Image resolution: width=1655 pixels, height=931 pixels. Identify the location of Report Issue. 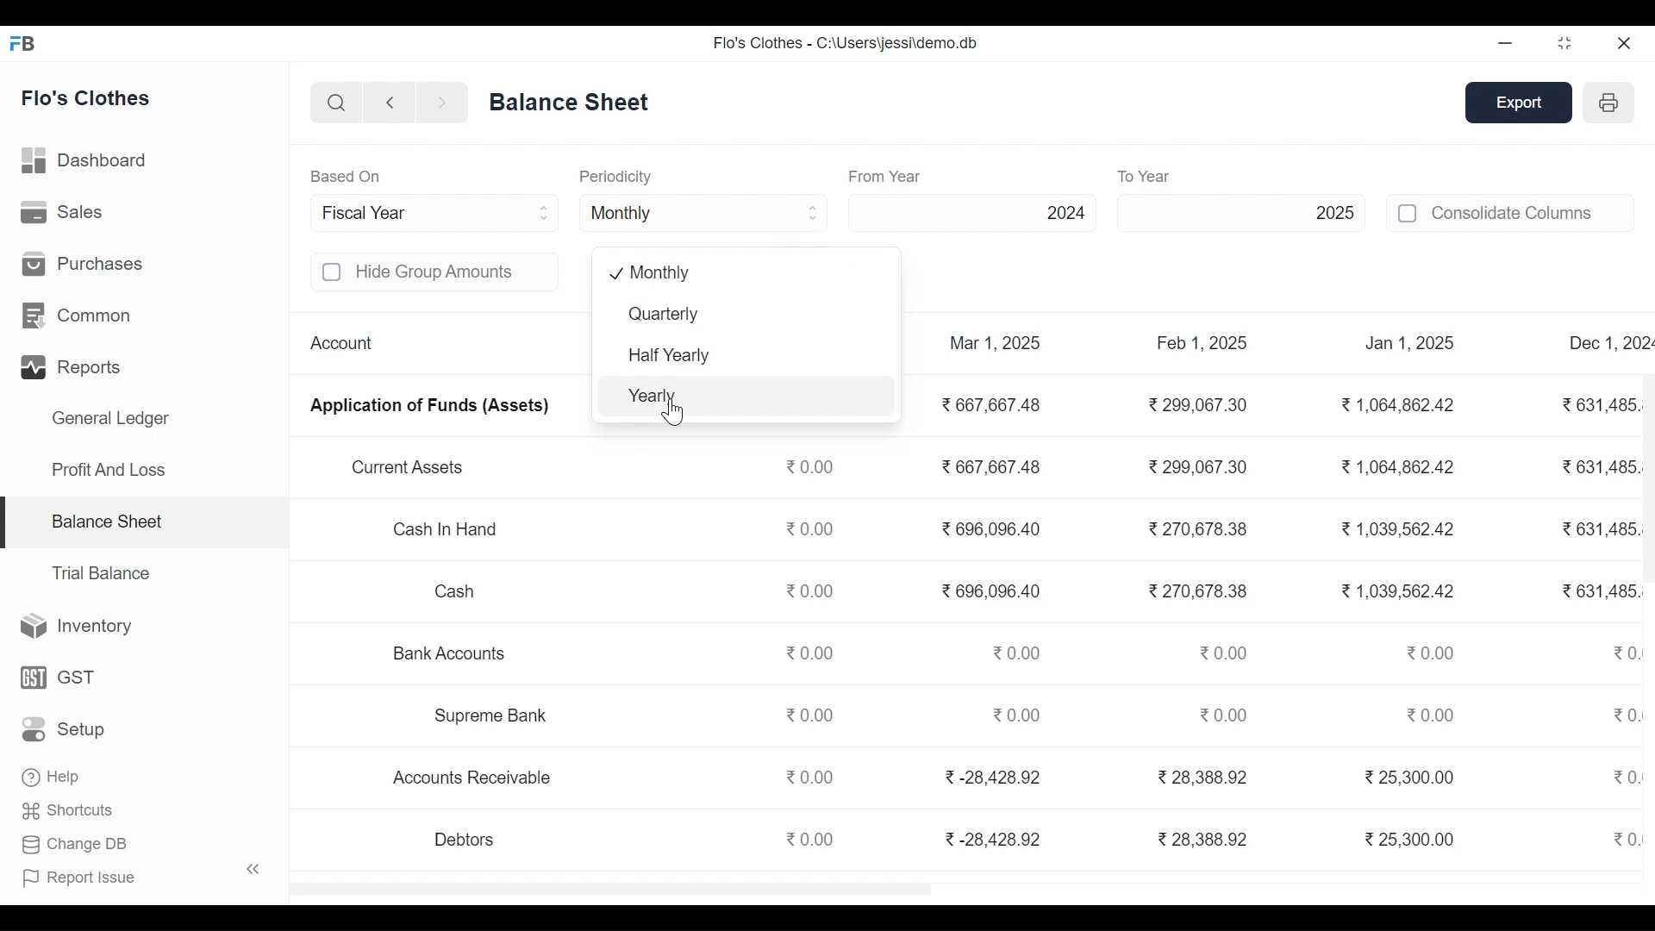
(80, 877).